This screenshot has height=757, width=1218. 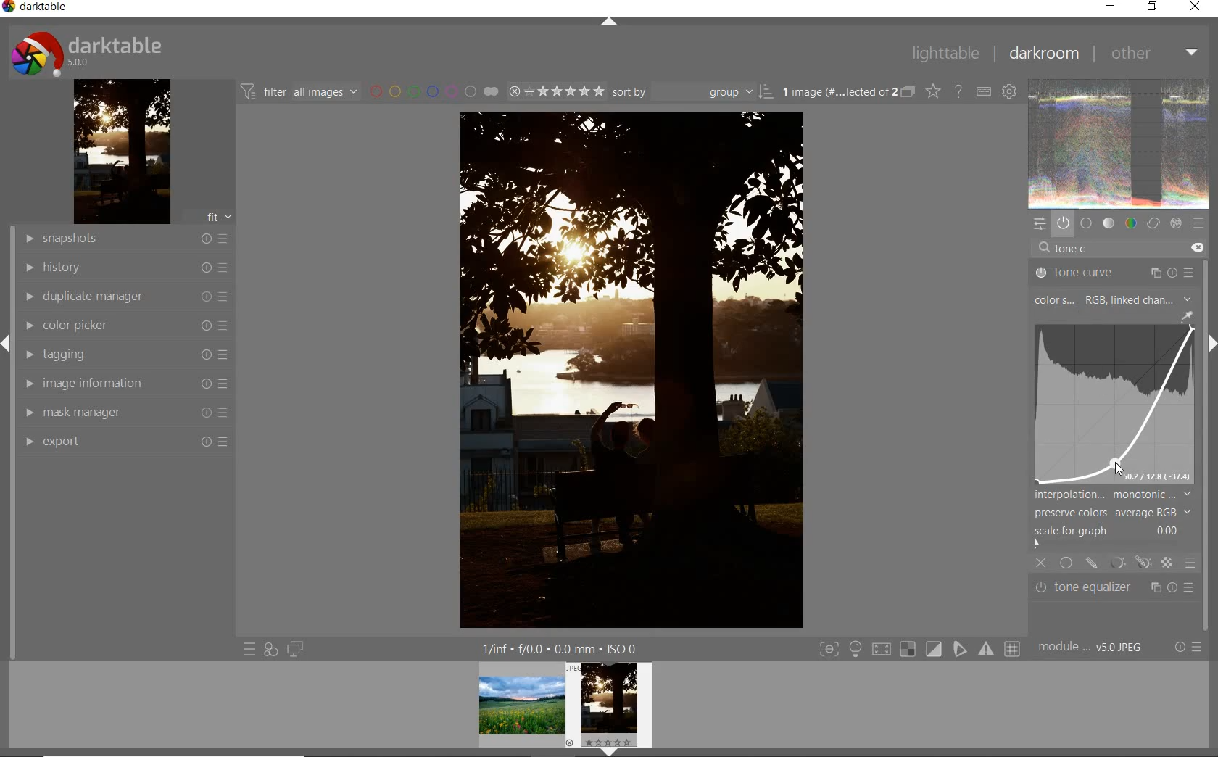 I want to click on uniformly, so click(x=1066, y=563).